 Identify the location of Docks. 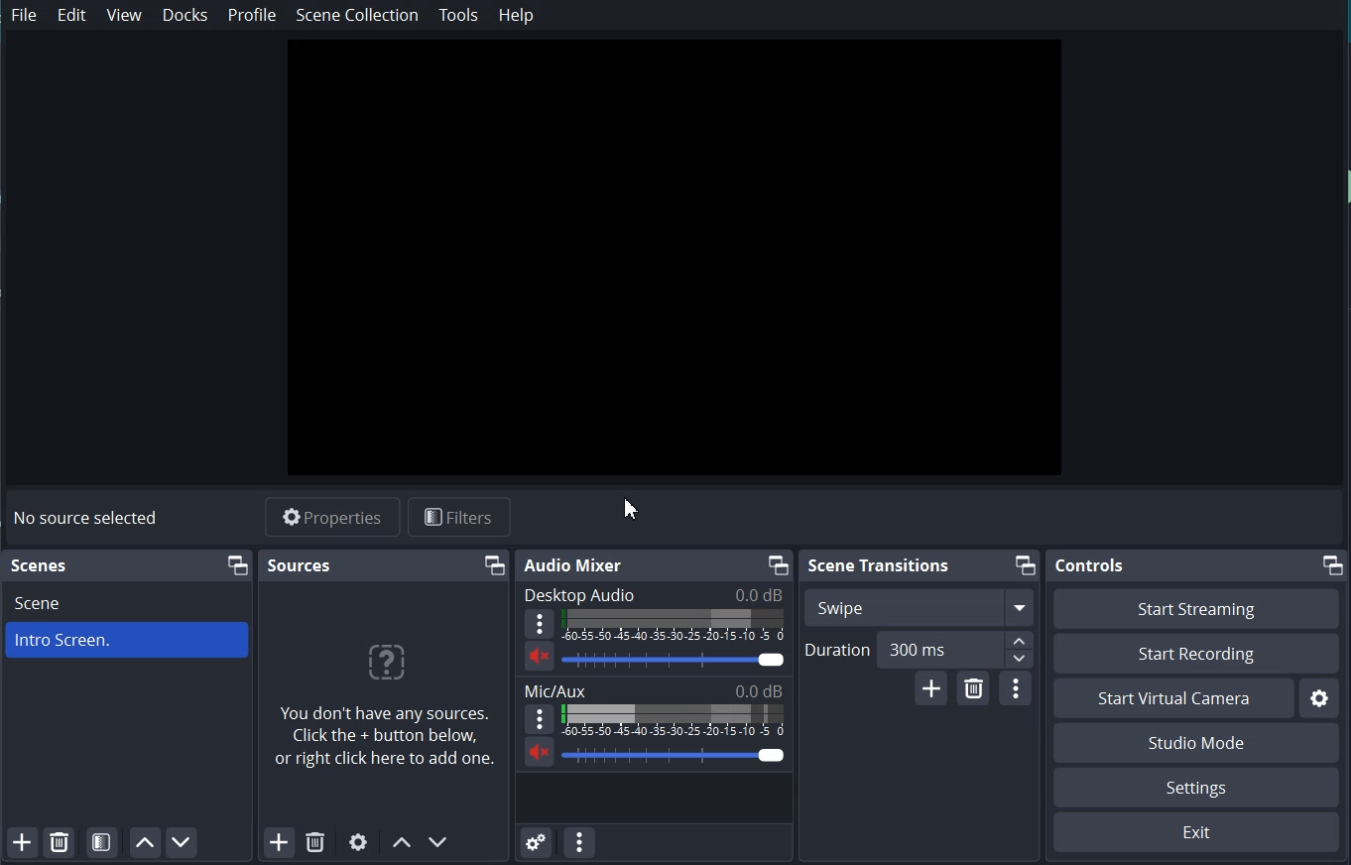
(185, 15).